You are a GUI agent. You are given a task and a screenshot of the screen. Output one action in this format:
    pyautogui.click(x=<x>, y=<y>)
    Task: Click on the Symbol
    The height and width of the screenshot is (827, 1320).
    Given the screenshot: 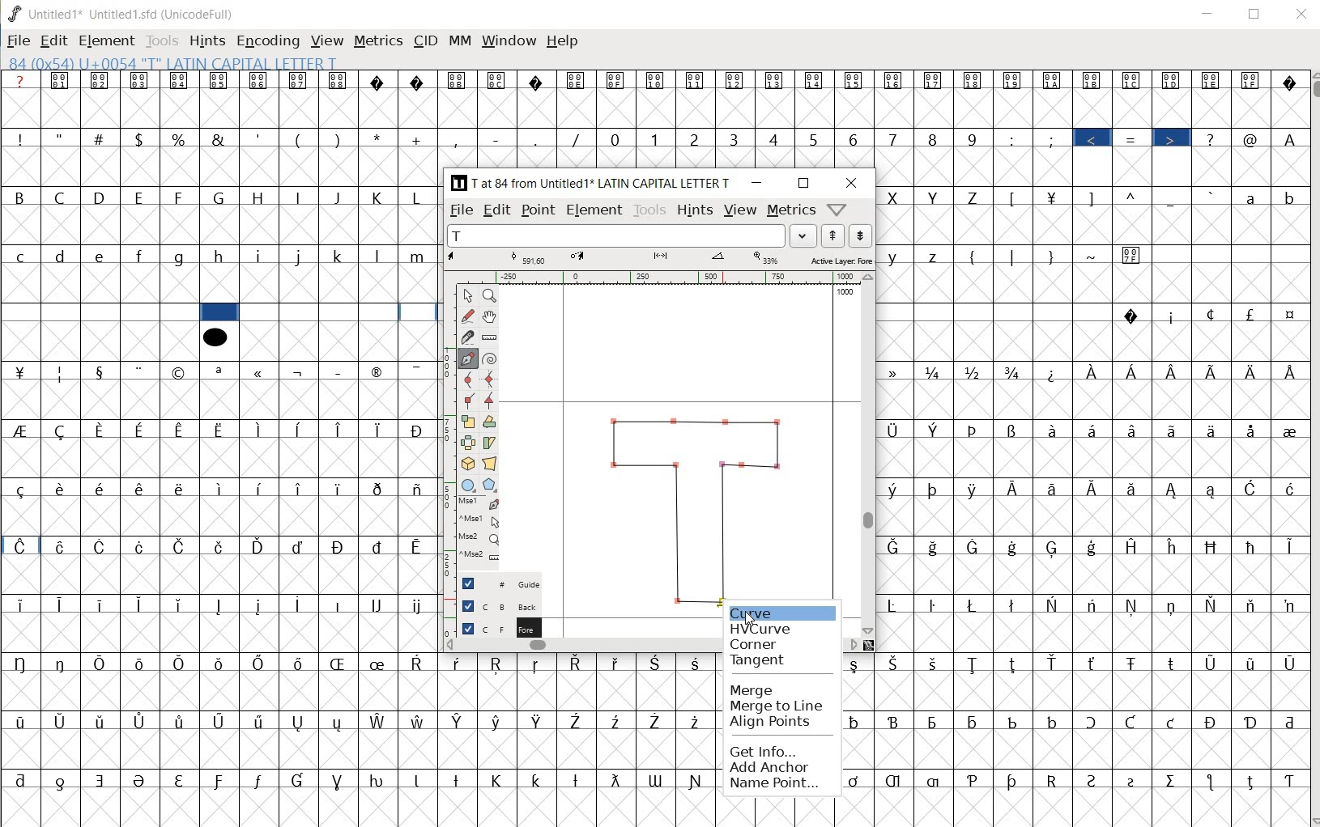 What is the action you would take?
    pyautogui.click(x=141, y=545)
    